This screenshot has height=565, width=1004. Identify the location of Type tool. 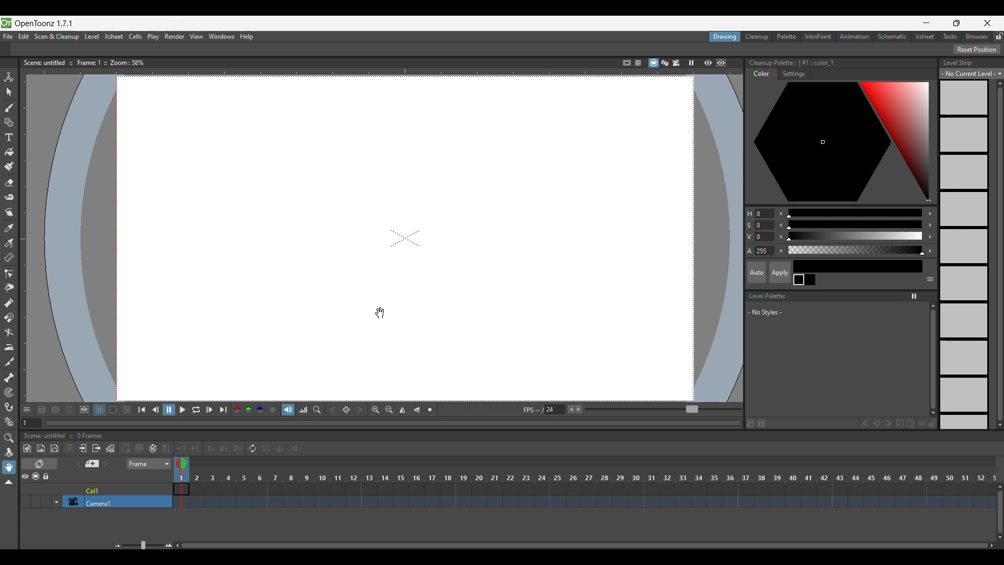
(8, 137).